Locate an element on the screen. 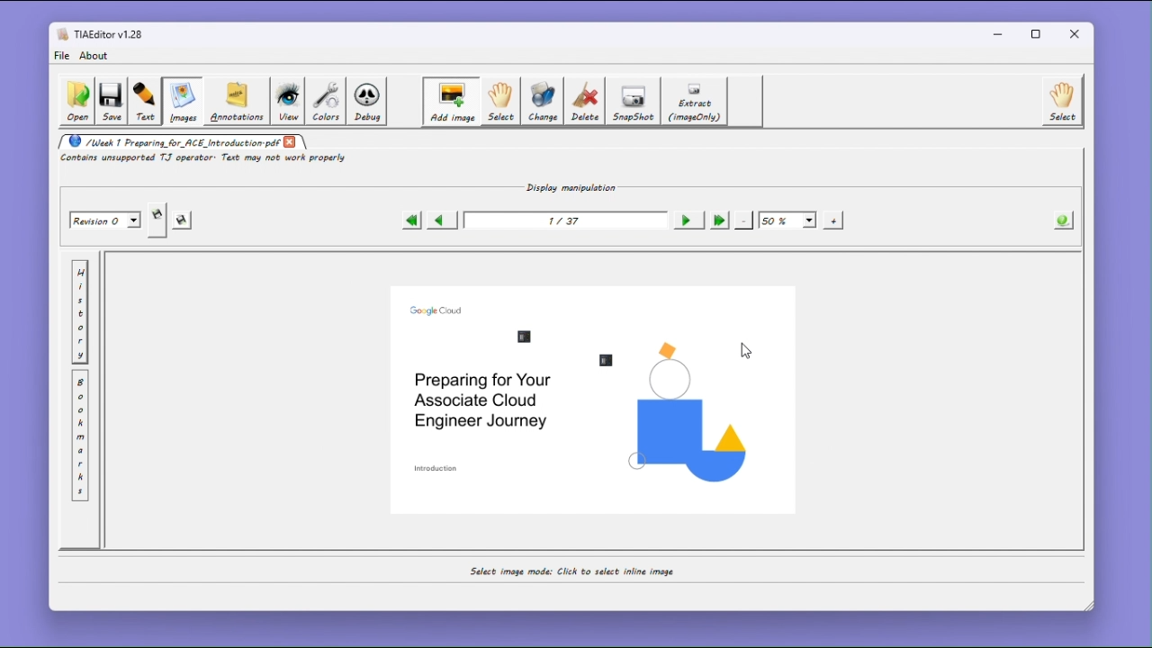  History is located at coordinates (80, 312).